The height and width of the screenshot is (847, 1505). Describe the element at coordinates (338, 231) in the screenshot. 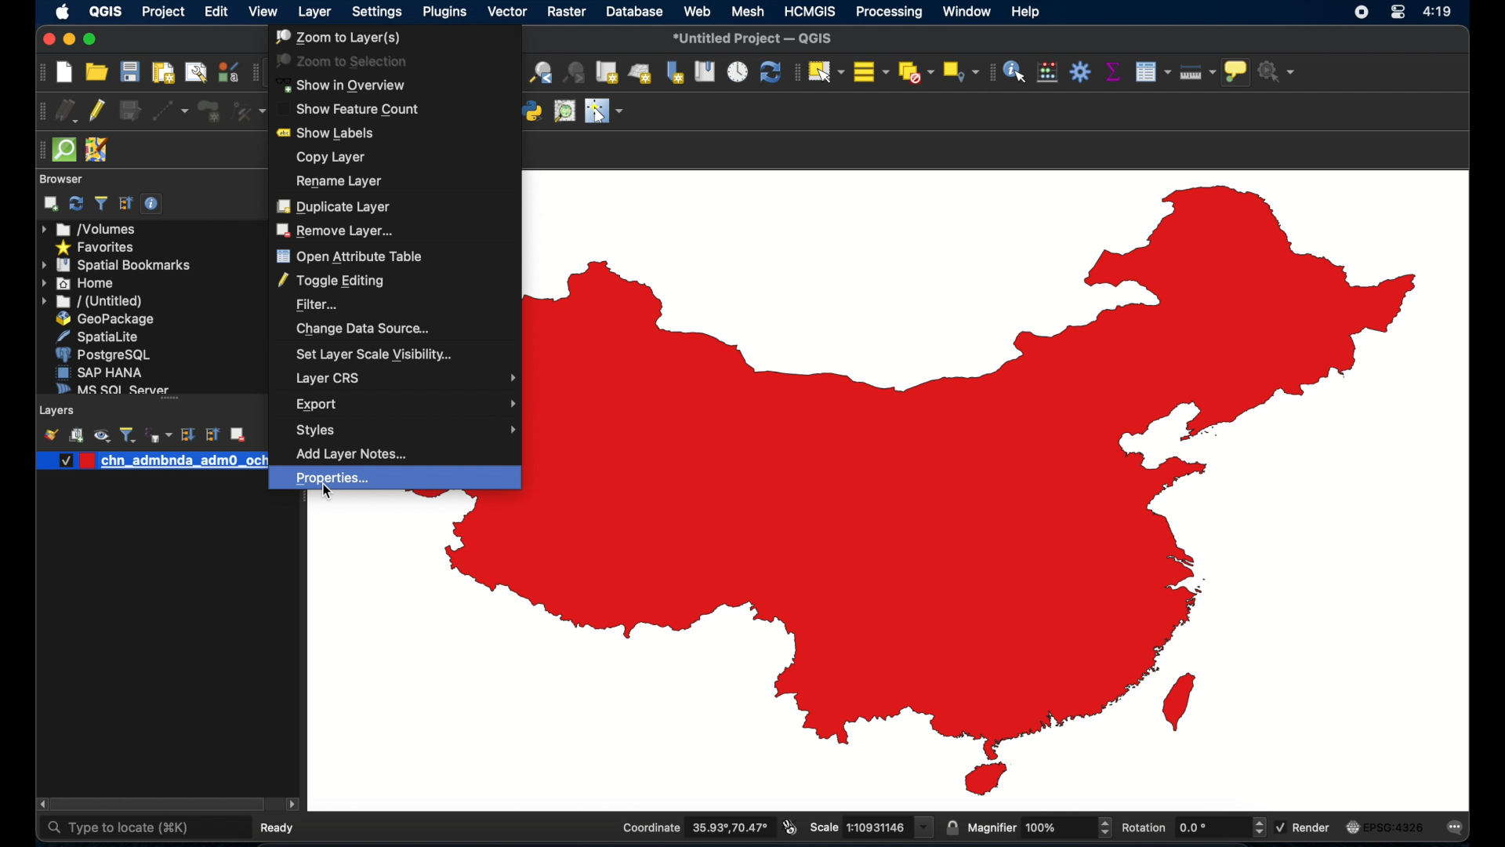

I see `remove layer` at that location.